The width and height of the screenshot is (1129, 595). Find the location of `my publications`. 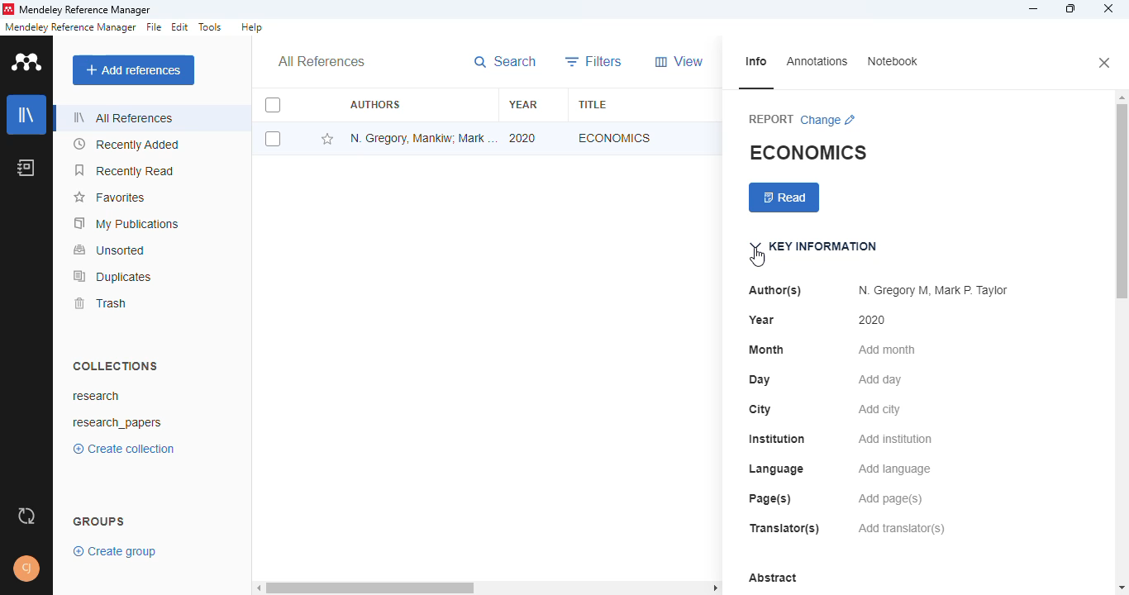

my publications is located at coordinates (126, 224).